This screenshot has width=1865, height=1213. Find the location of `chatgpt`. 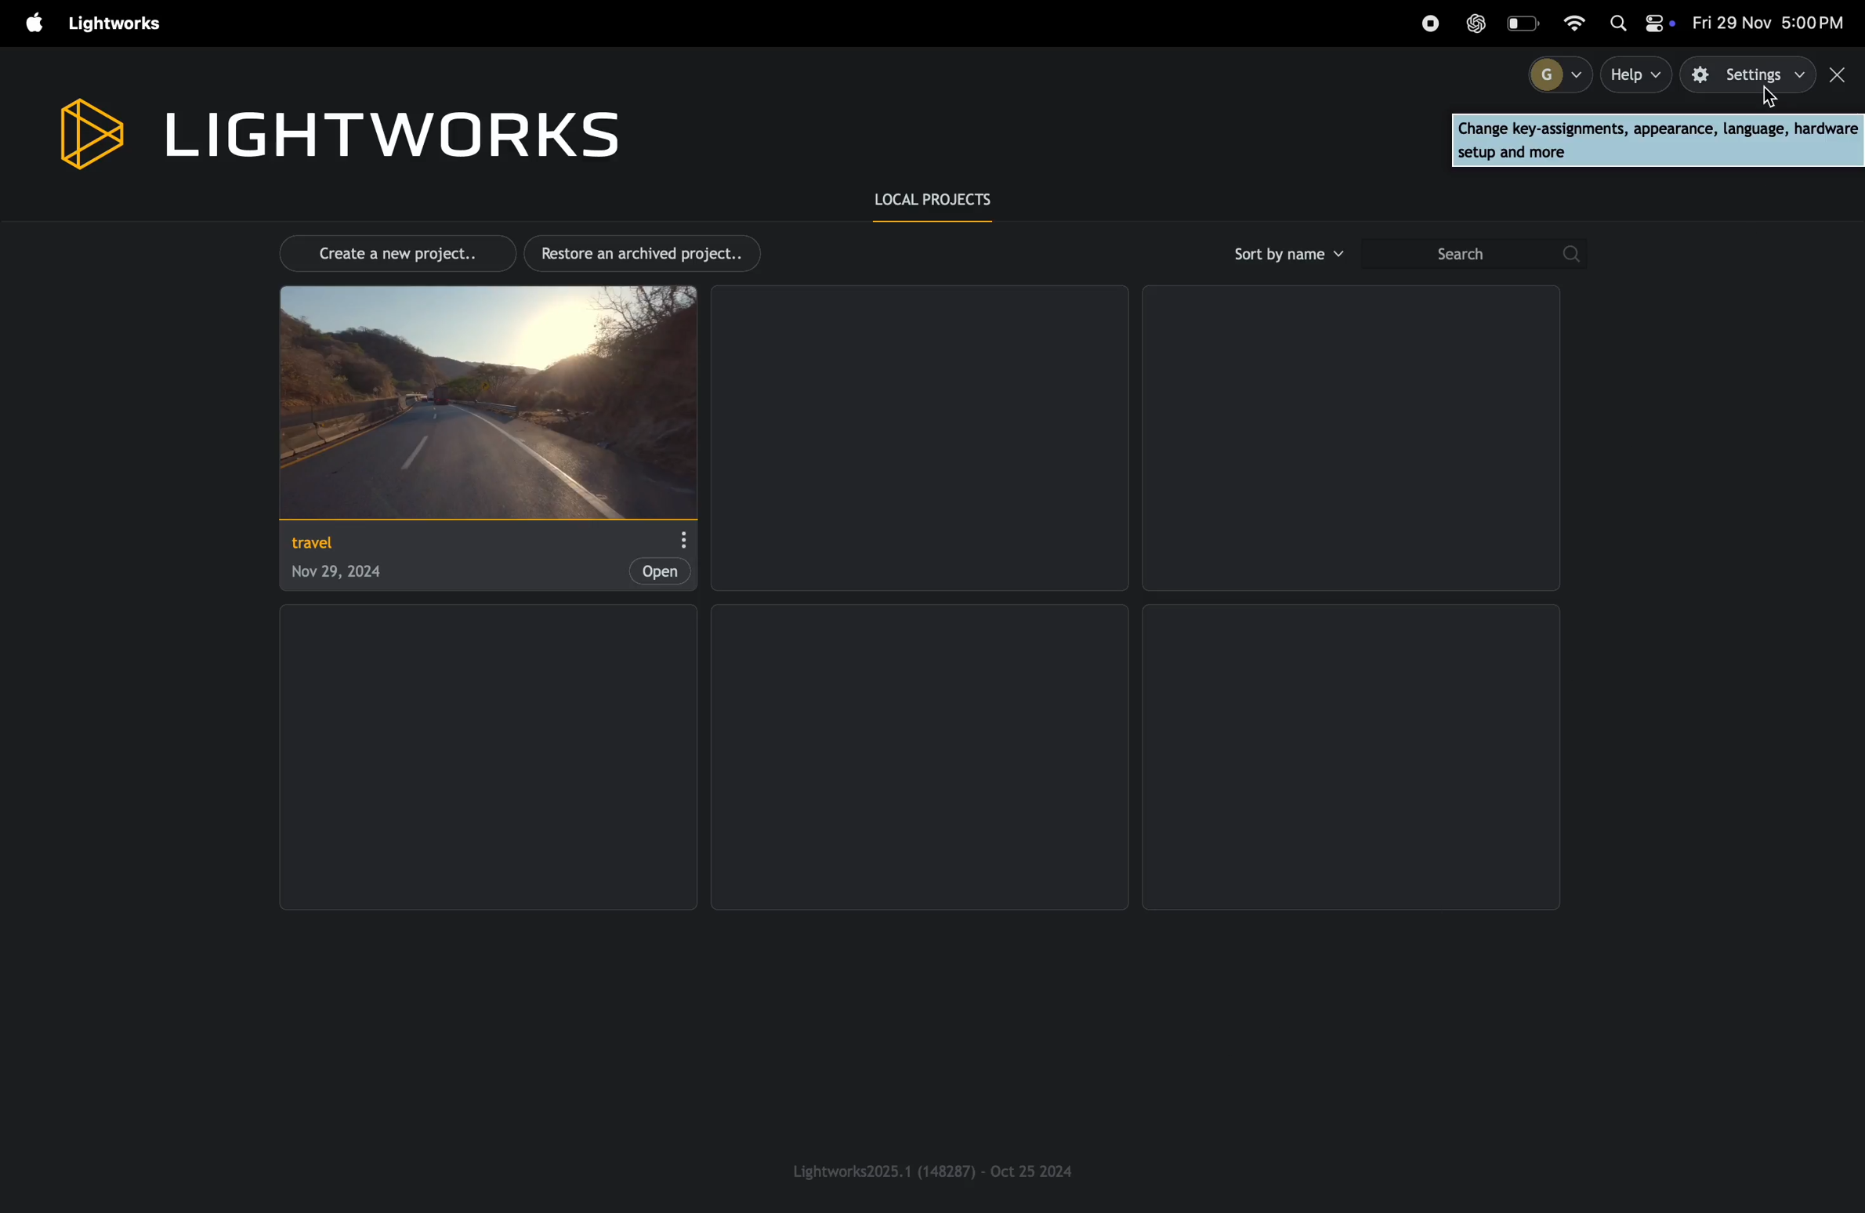

chatgpt is located at coordinates (1476, 23).